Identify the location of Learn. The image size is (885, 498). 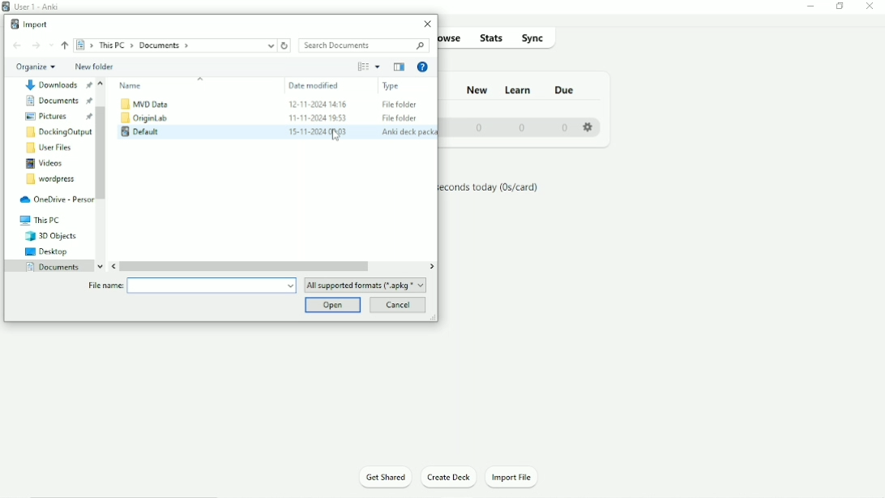
(519, 90).